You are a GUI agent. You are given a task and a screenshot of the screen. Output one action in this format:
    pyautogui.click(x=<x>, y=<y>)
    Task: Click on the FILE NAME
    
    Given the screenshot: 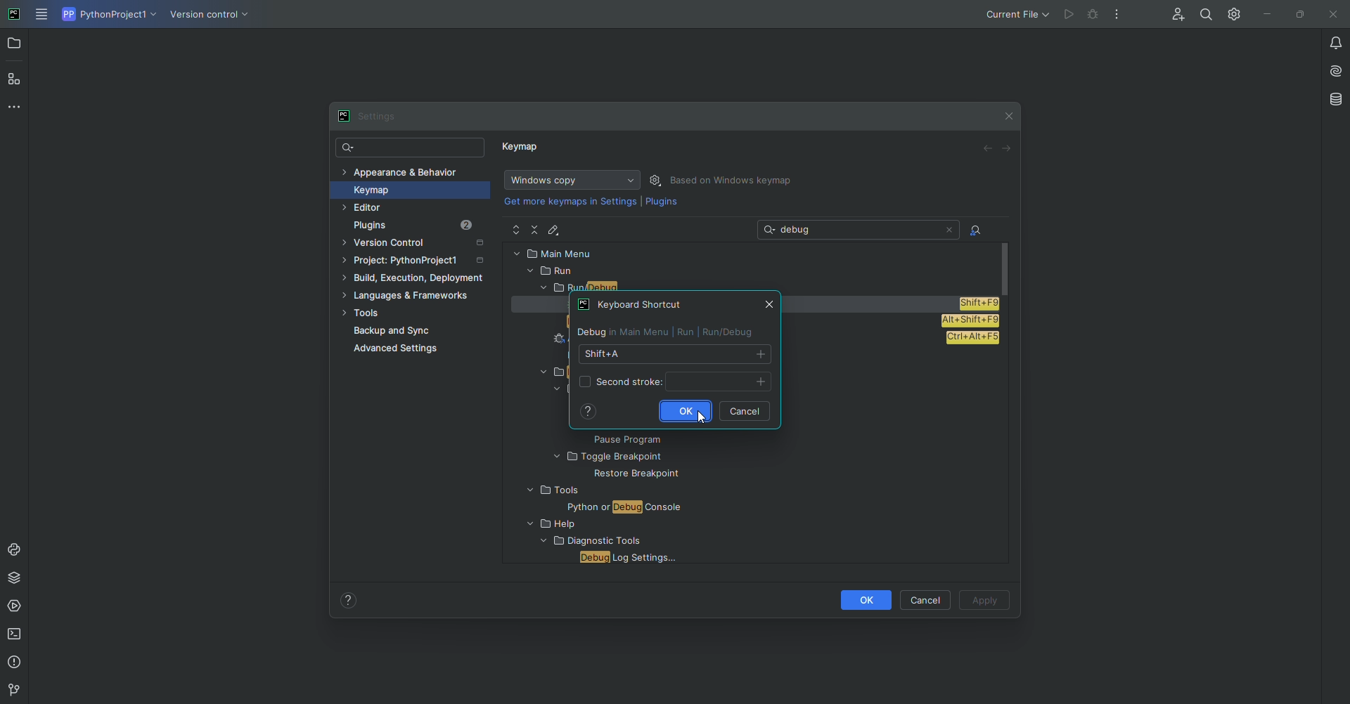 What is the action you would take?
    pyautogui.click(x=600, y=507)
    